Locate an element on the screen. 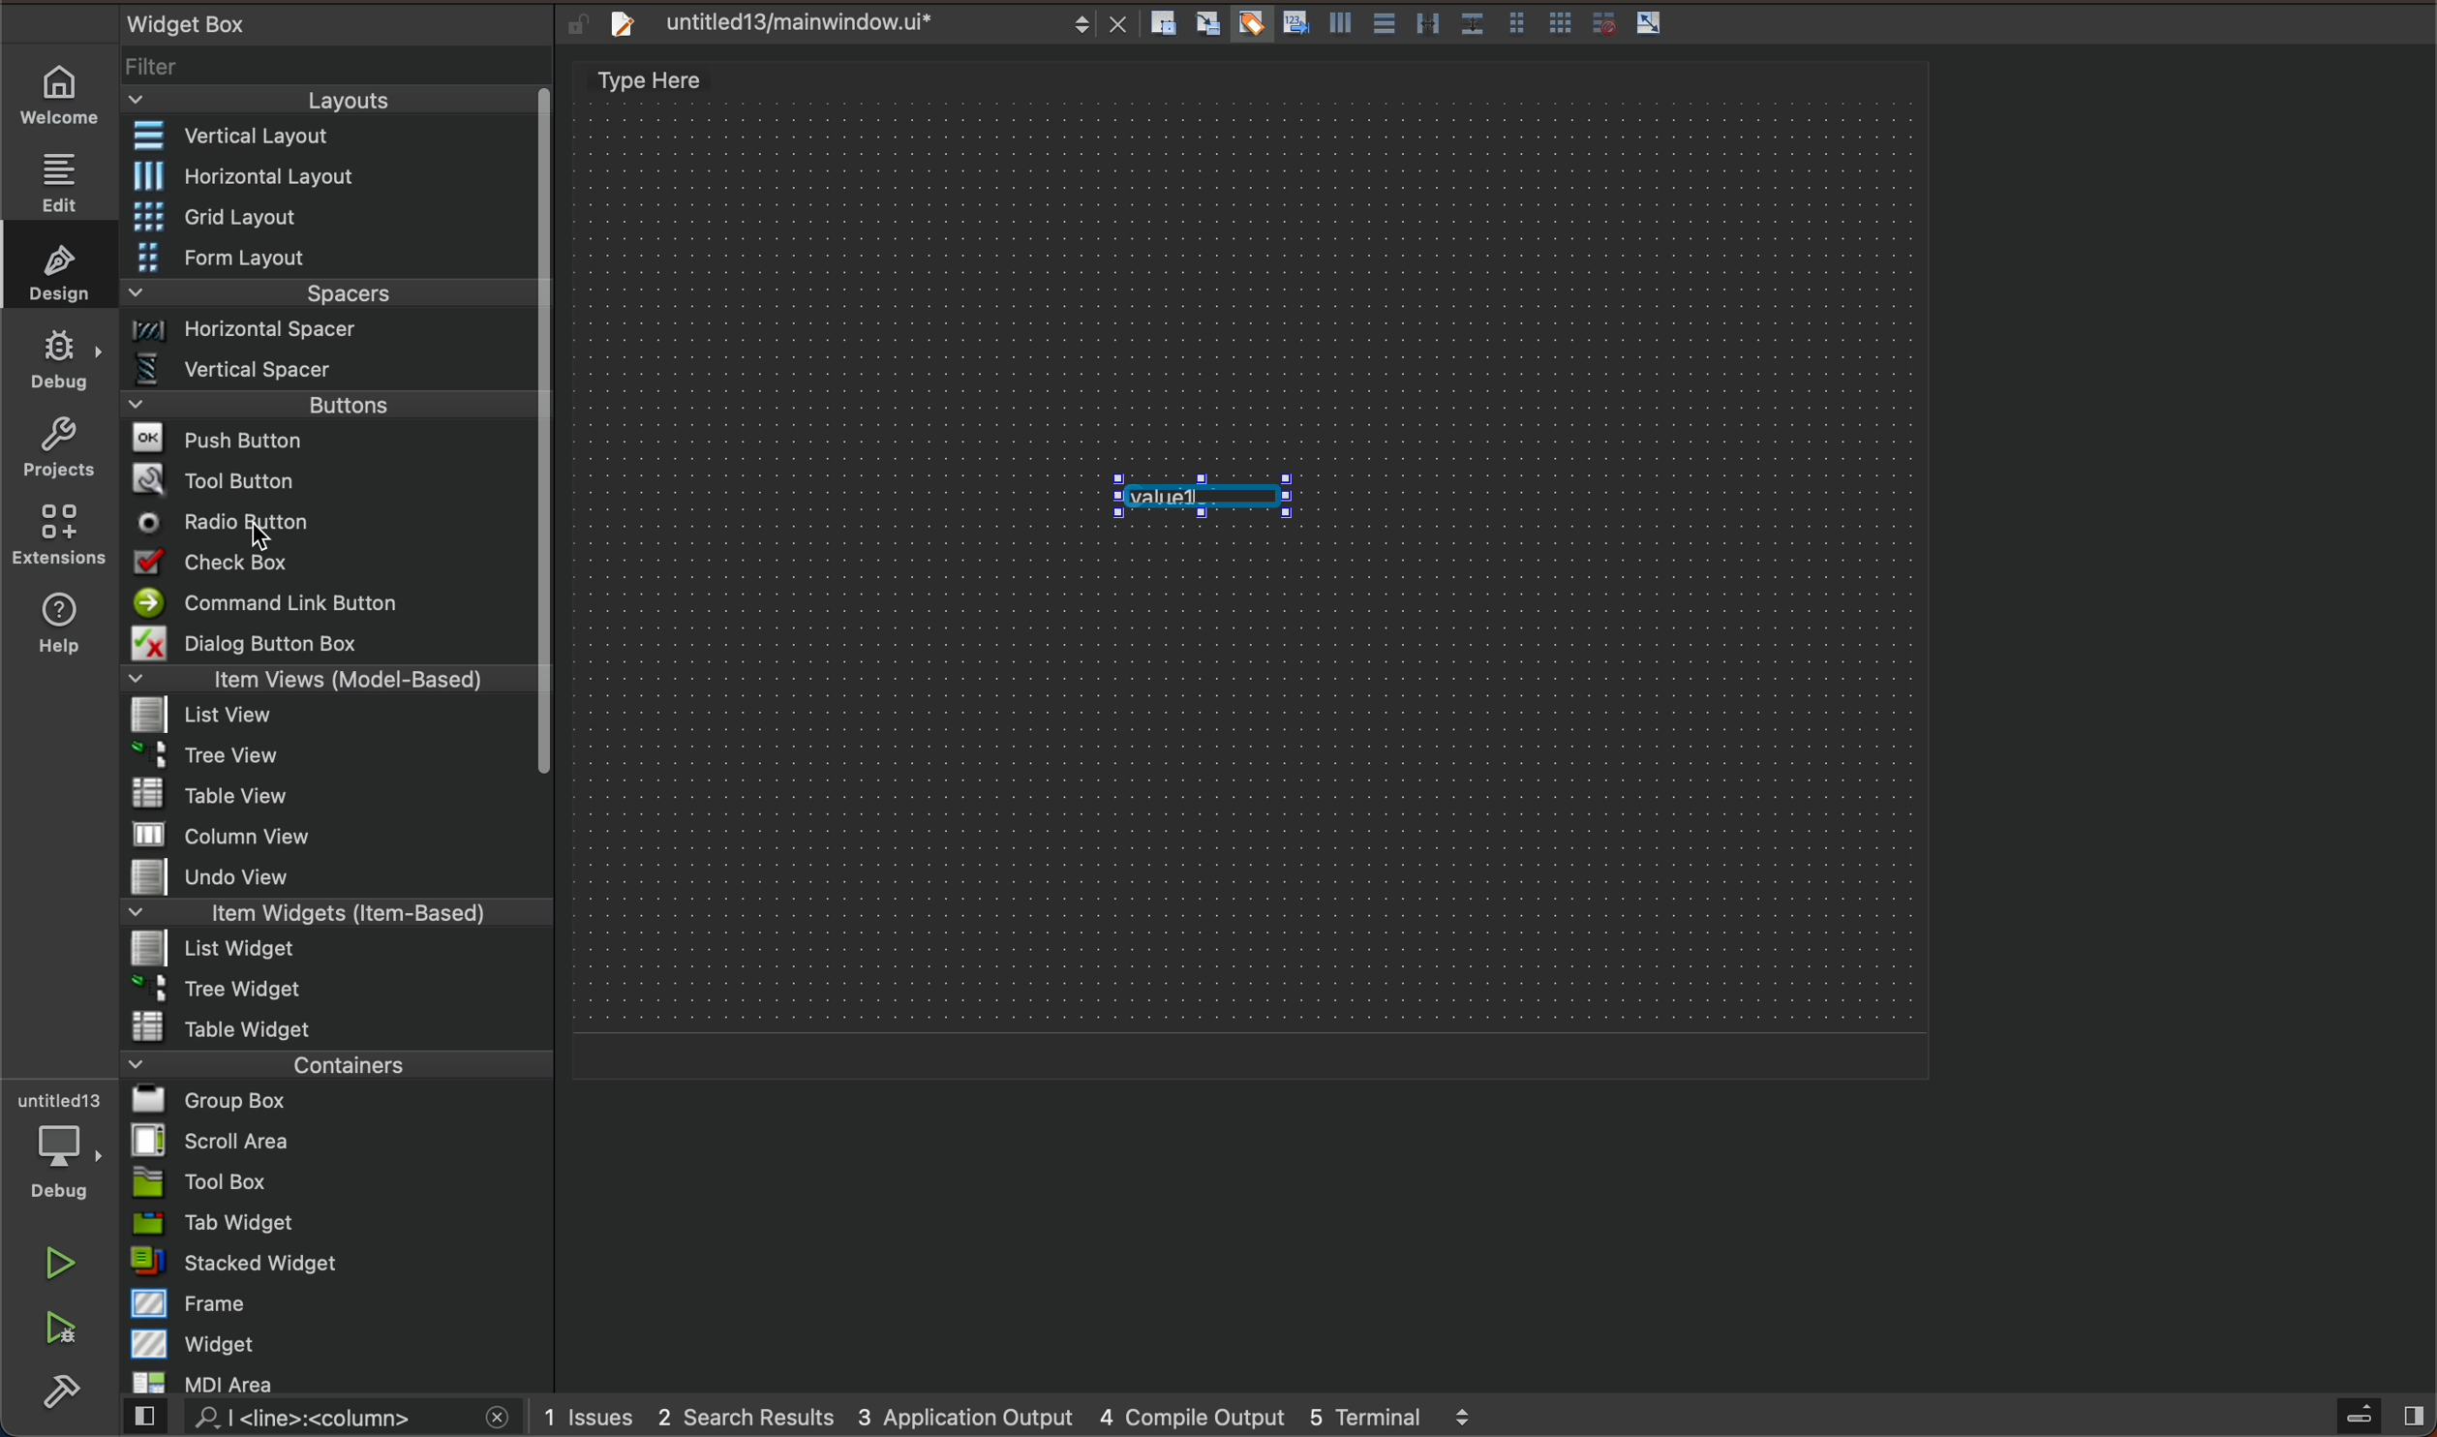   is located at coordinates (331, 411).